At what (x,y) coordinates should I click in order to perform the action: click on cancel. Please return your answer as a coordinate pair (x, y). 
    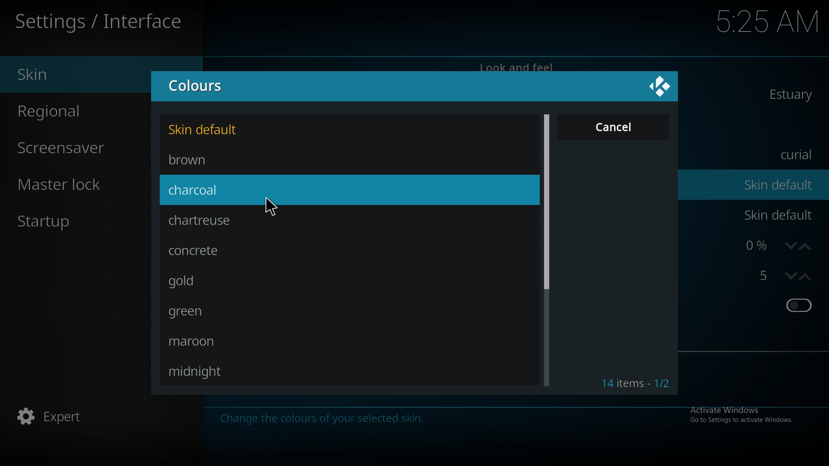
    Looking at the image, I should click on (617, 126).